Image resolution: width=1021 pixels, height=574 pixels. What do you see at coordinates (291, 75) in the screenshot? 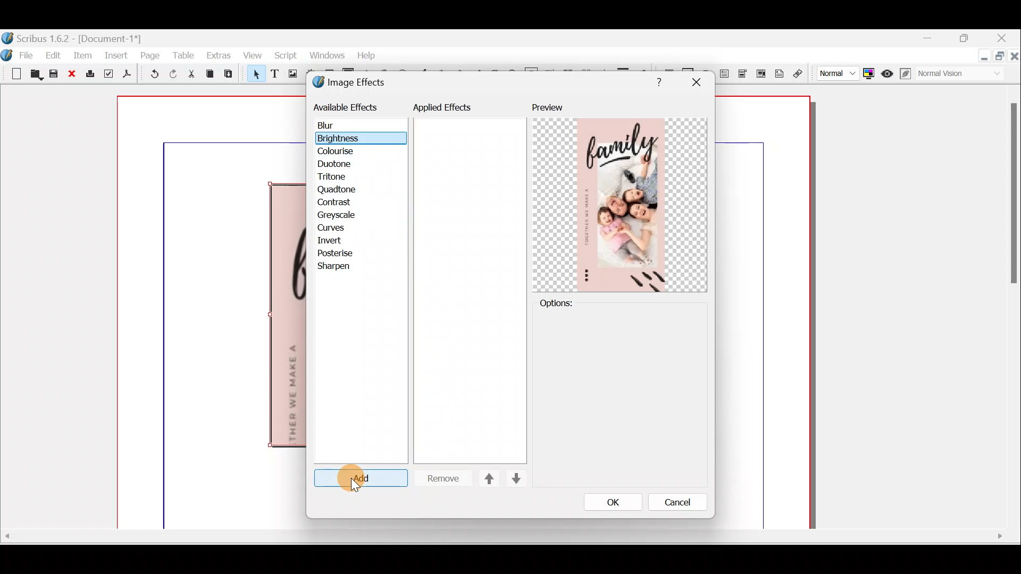
I see `Image frame` at bounding box center [291, 75].